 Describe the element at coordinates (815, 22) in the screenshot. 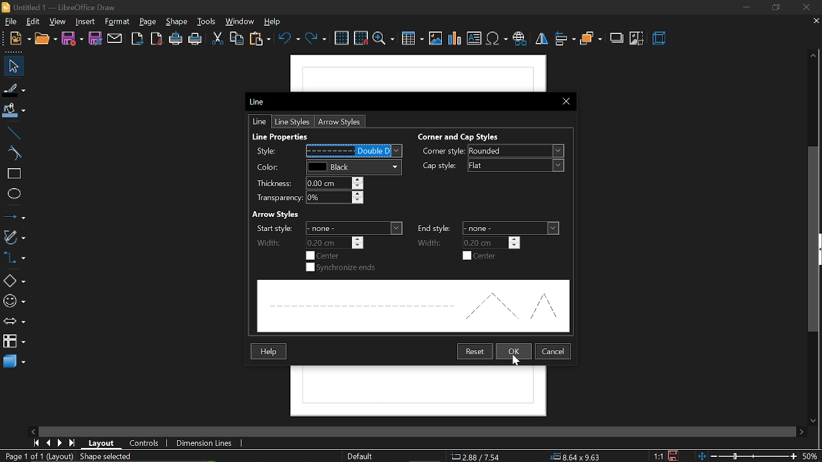

I see `close current tab` at that location.